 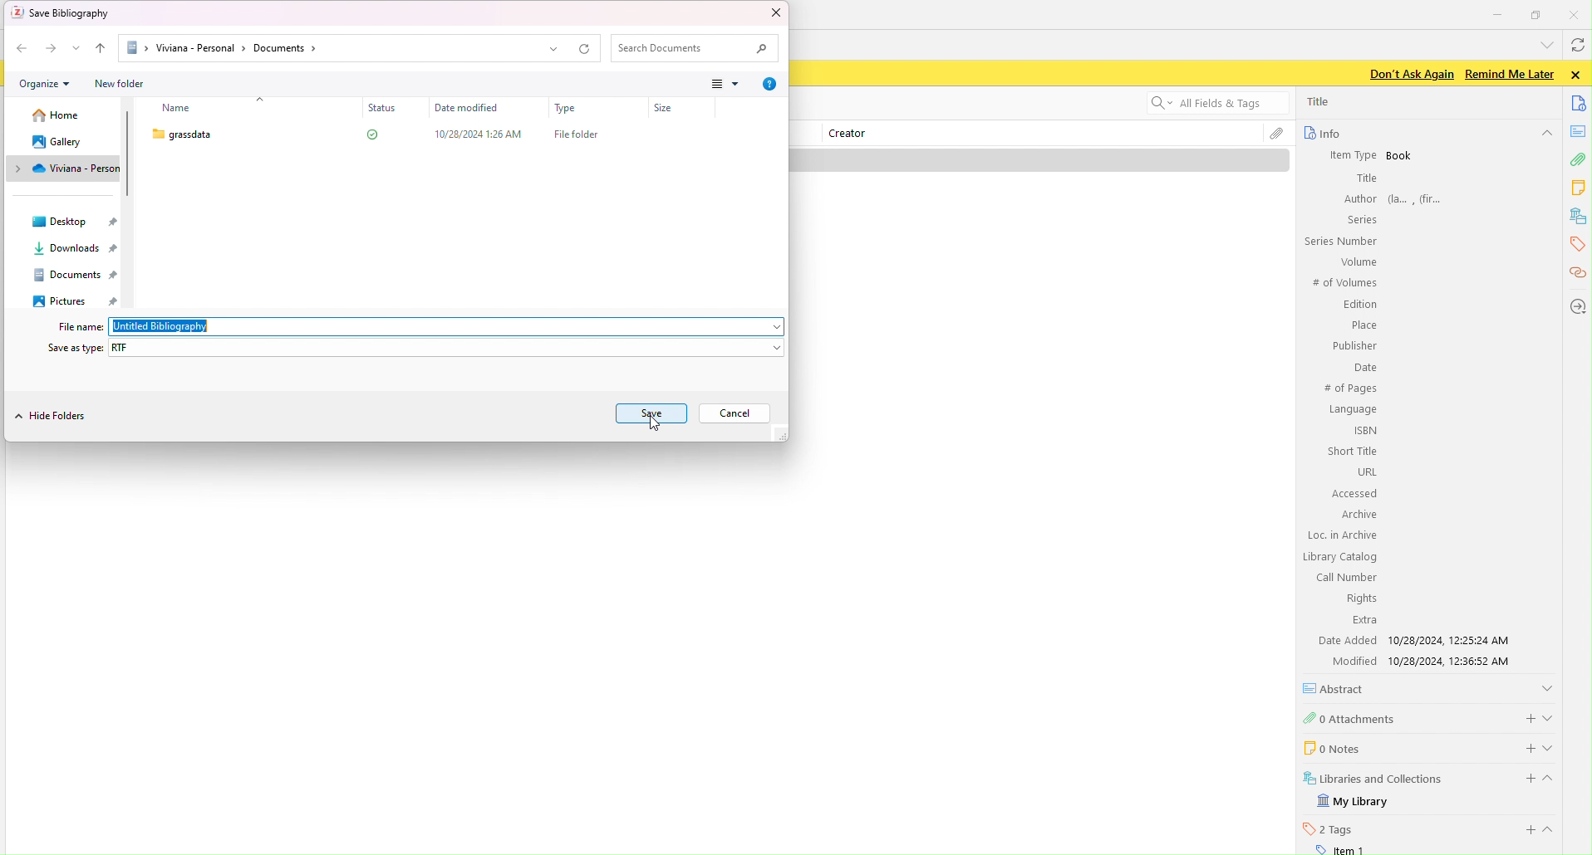 What do you see at coordinates (76, 301) in the screenshot?
I see `Pictures` at bounding box center [76, 301].